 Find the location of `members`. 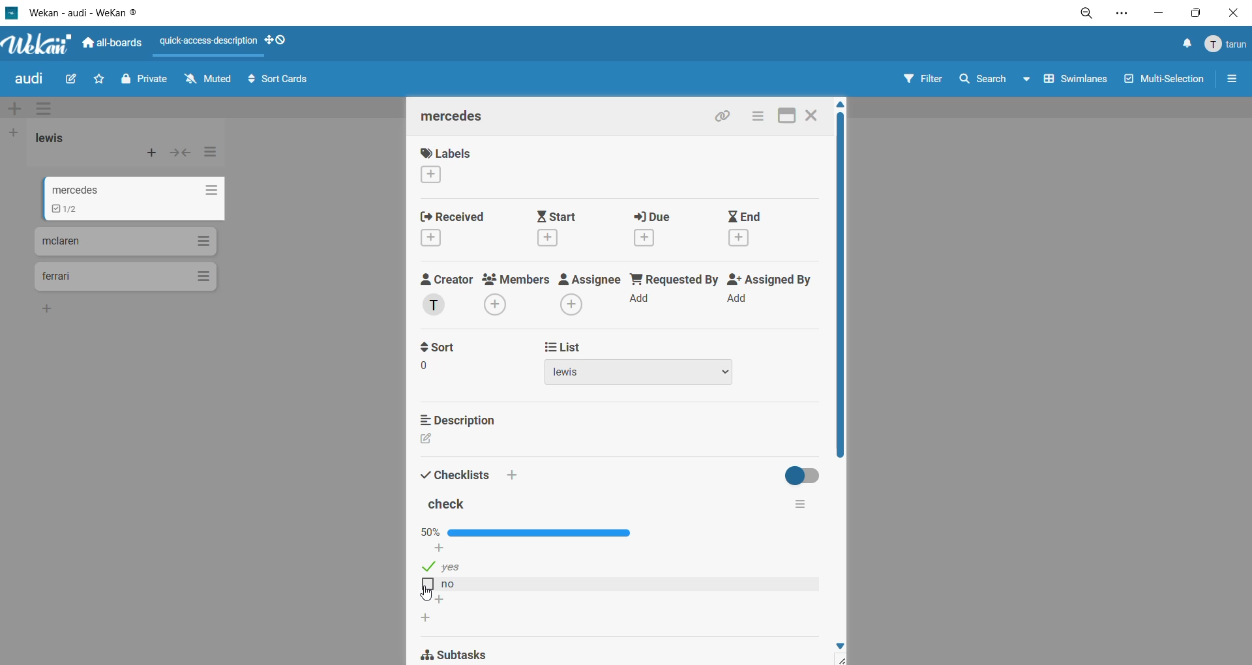

members is located at coordinates (515, 296).